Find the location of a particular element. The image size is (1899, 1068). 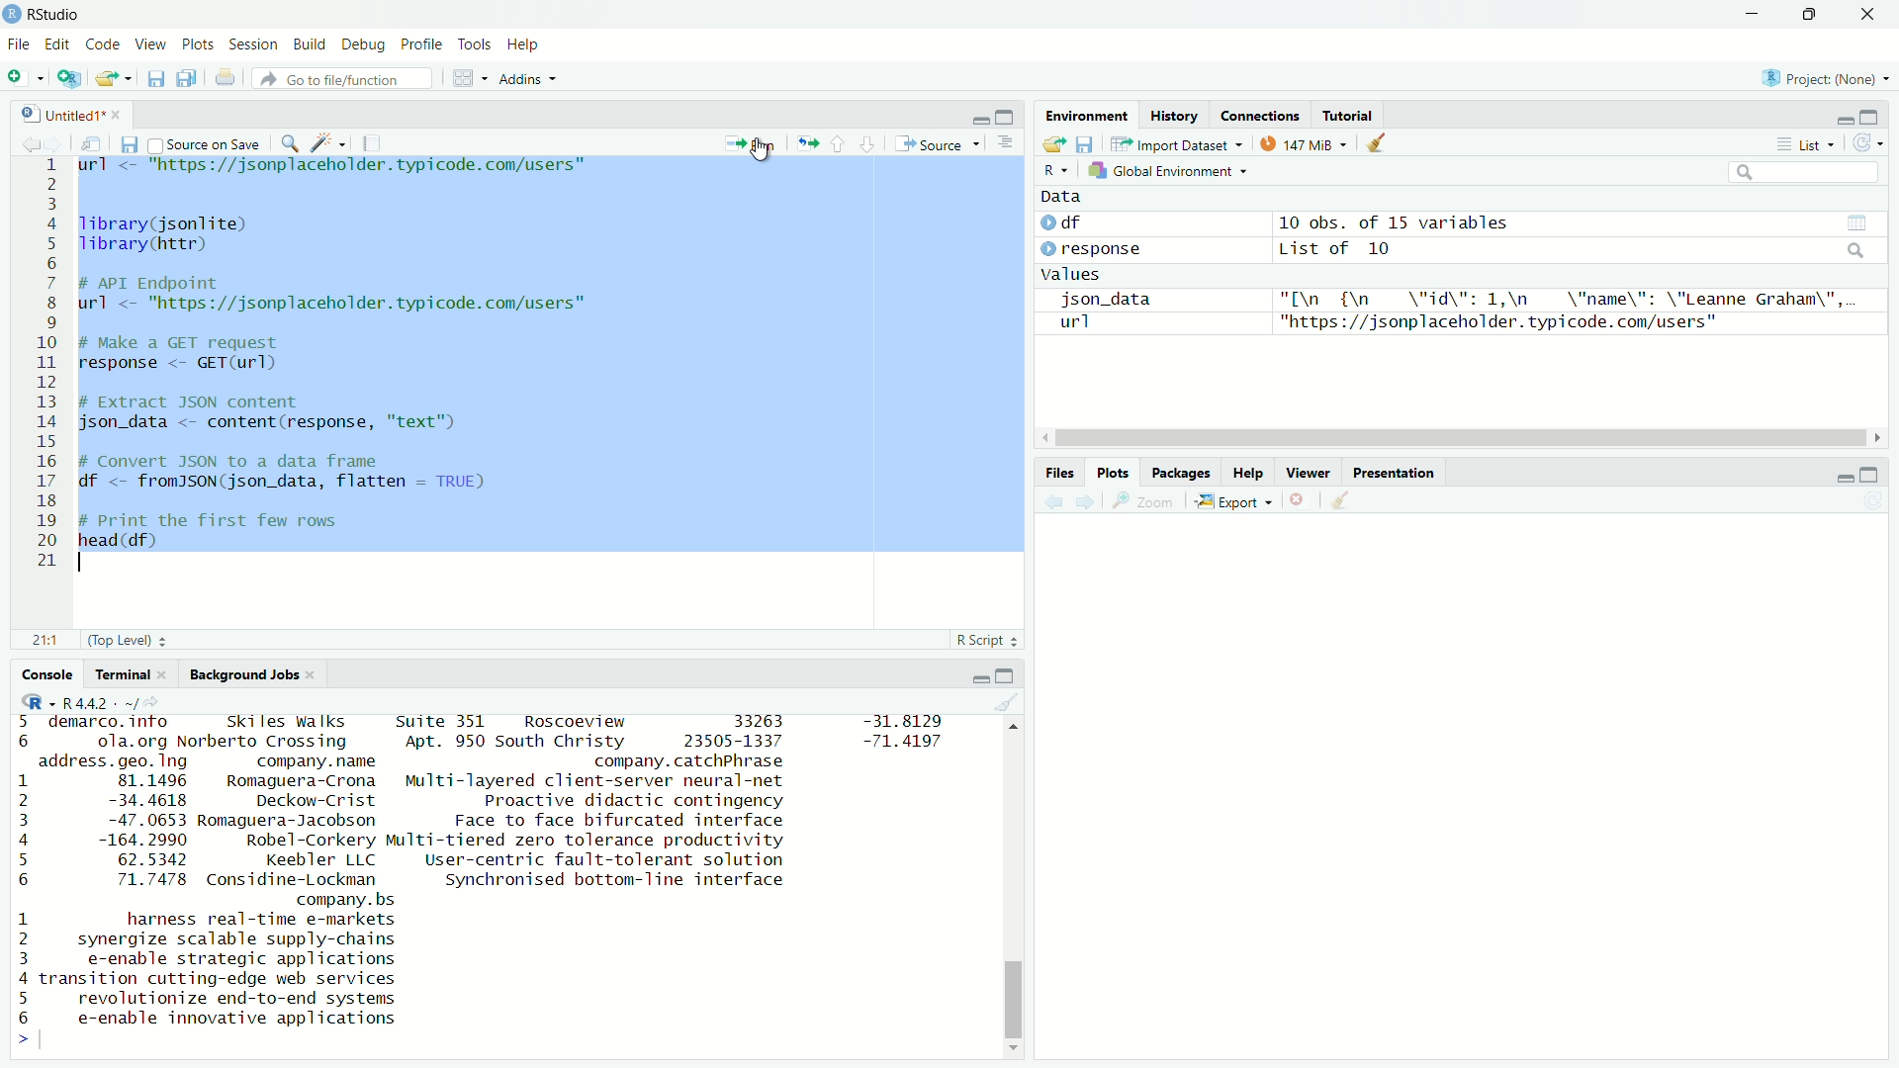

Chart is located at coordinates (1858, 223).